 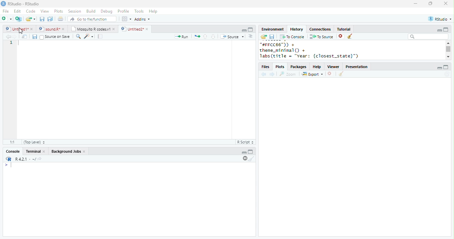 What do you see at coordinates (446, 3) in the screenshot?
I see `close` at bounding box center [446, 3].